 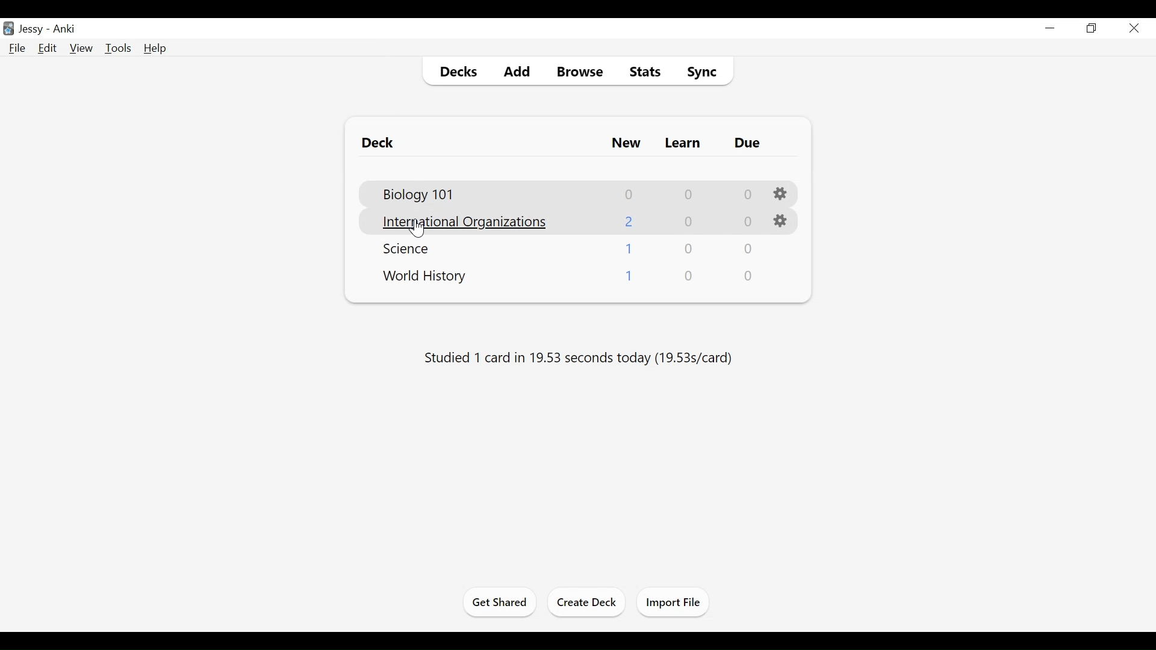 I want to click on Import Files, so click(x=673, y=604).